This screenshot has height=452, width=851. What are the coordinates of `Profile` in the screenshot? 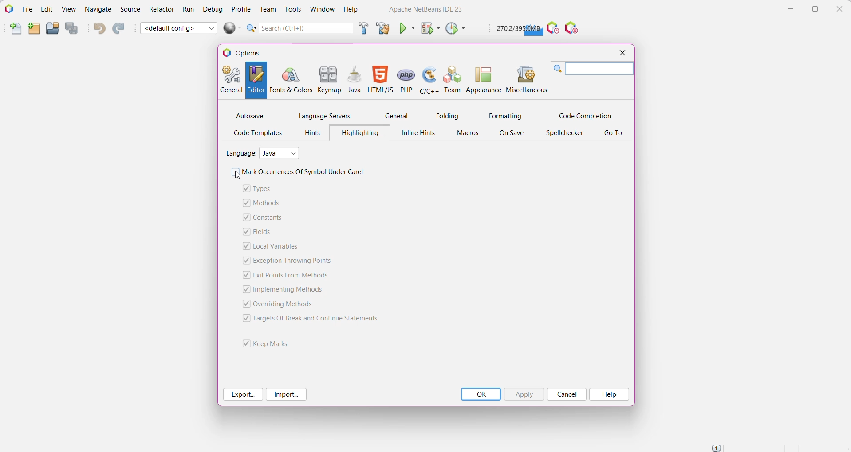 It's located at (241, 8).